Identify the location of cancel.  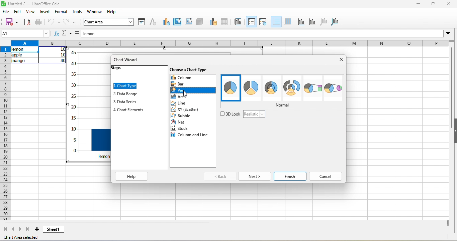
(326, 177).